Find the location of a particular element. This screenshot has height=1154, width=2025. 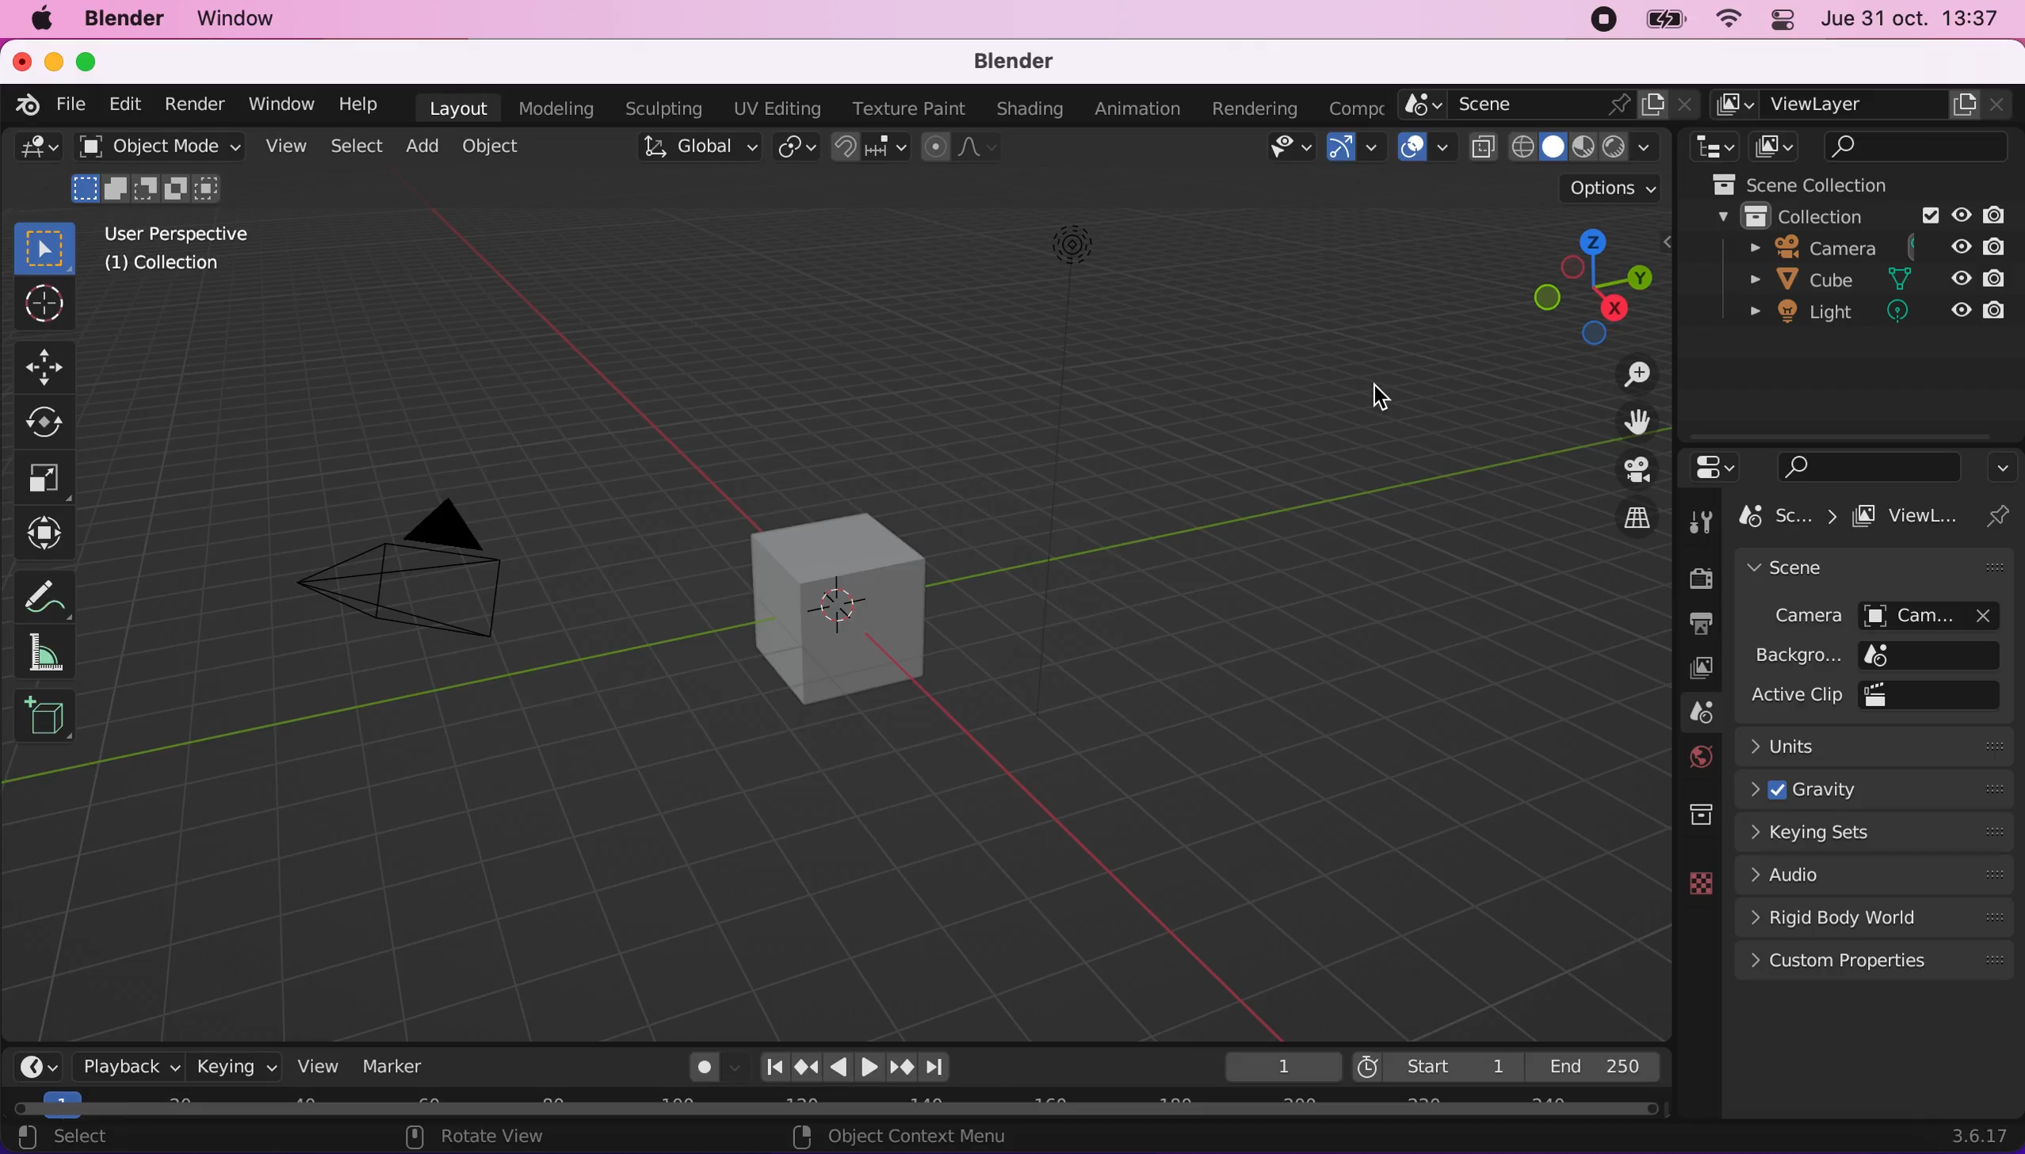

global is located at coordinates (691, 151).